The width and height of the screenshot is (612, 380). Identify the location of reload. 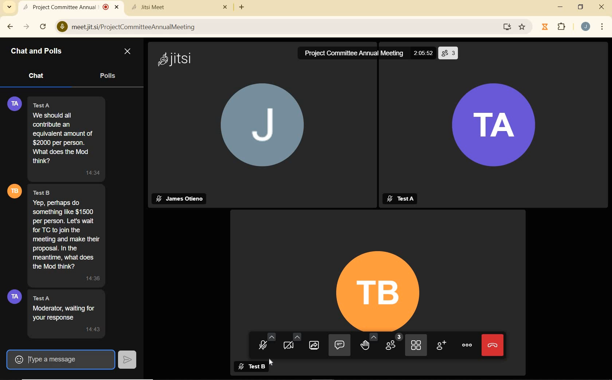
(42, 26).